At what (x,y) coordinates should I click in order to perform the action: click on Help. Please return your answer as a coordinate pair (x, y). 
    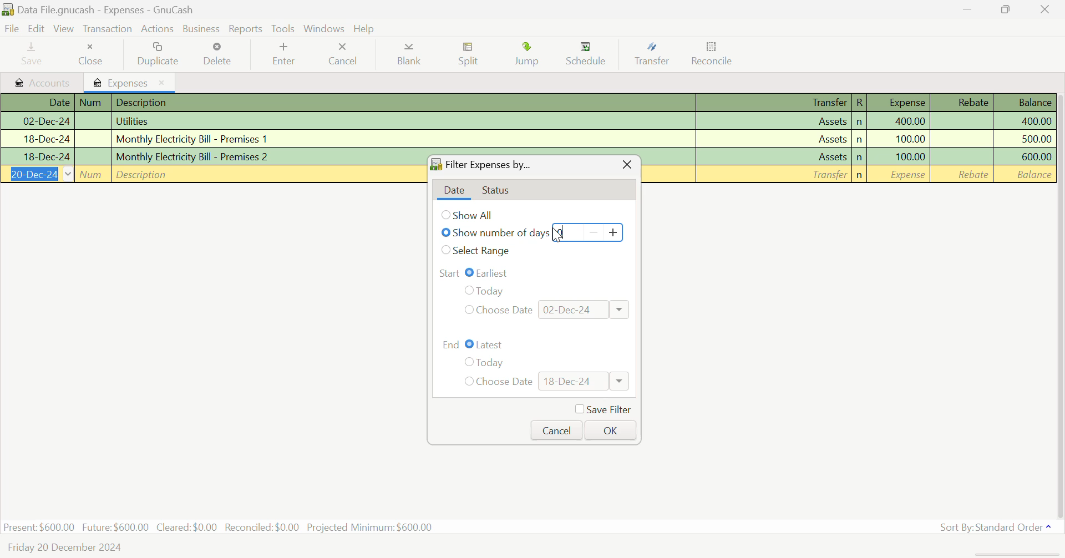
    Looking at the image, I should click on (364, 28).